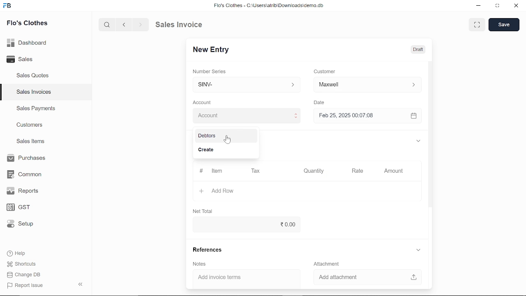  Describe the element at coordinates (141, 25) in the screenshot. I see `next` at that location.